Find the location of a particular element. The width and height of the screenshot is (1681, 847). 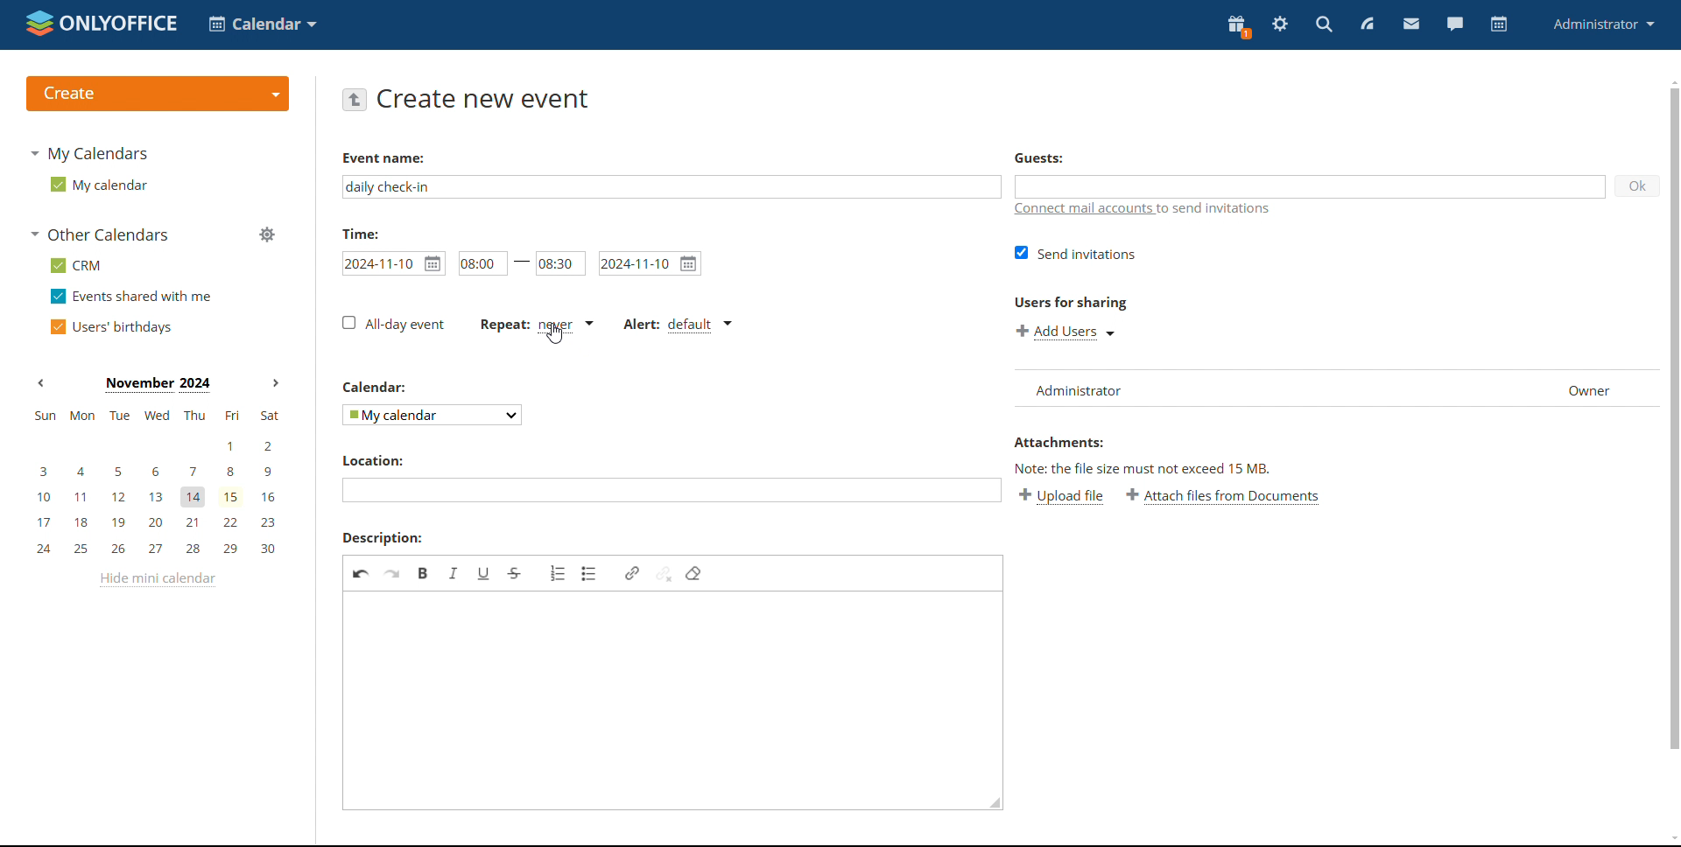

- is located at coordinates (522, 264).